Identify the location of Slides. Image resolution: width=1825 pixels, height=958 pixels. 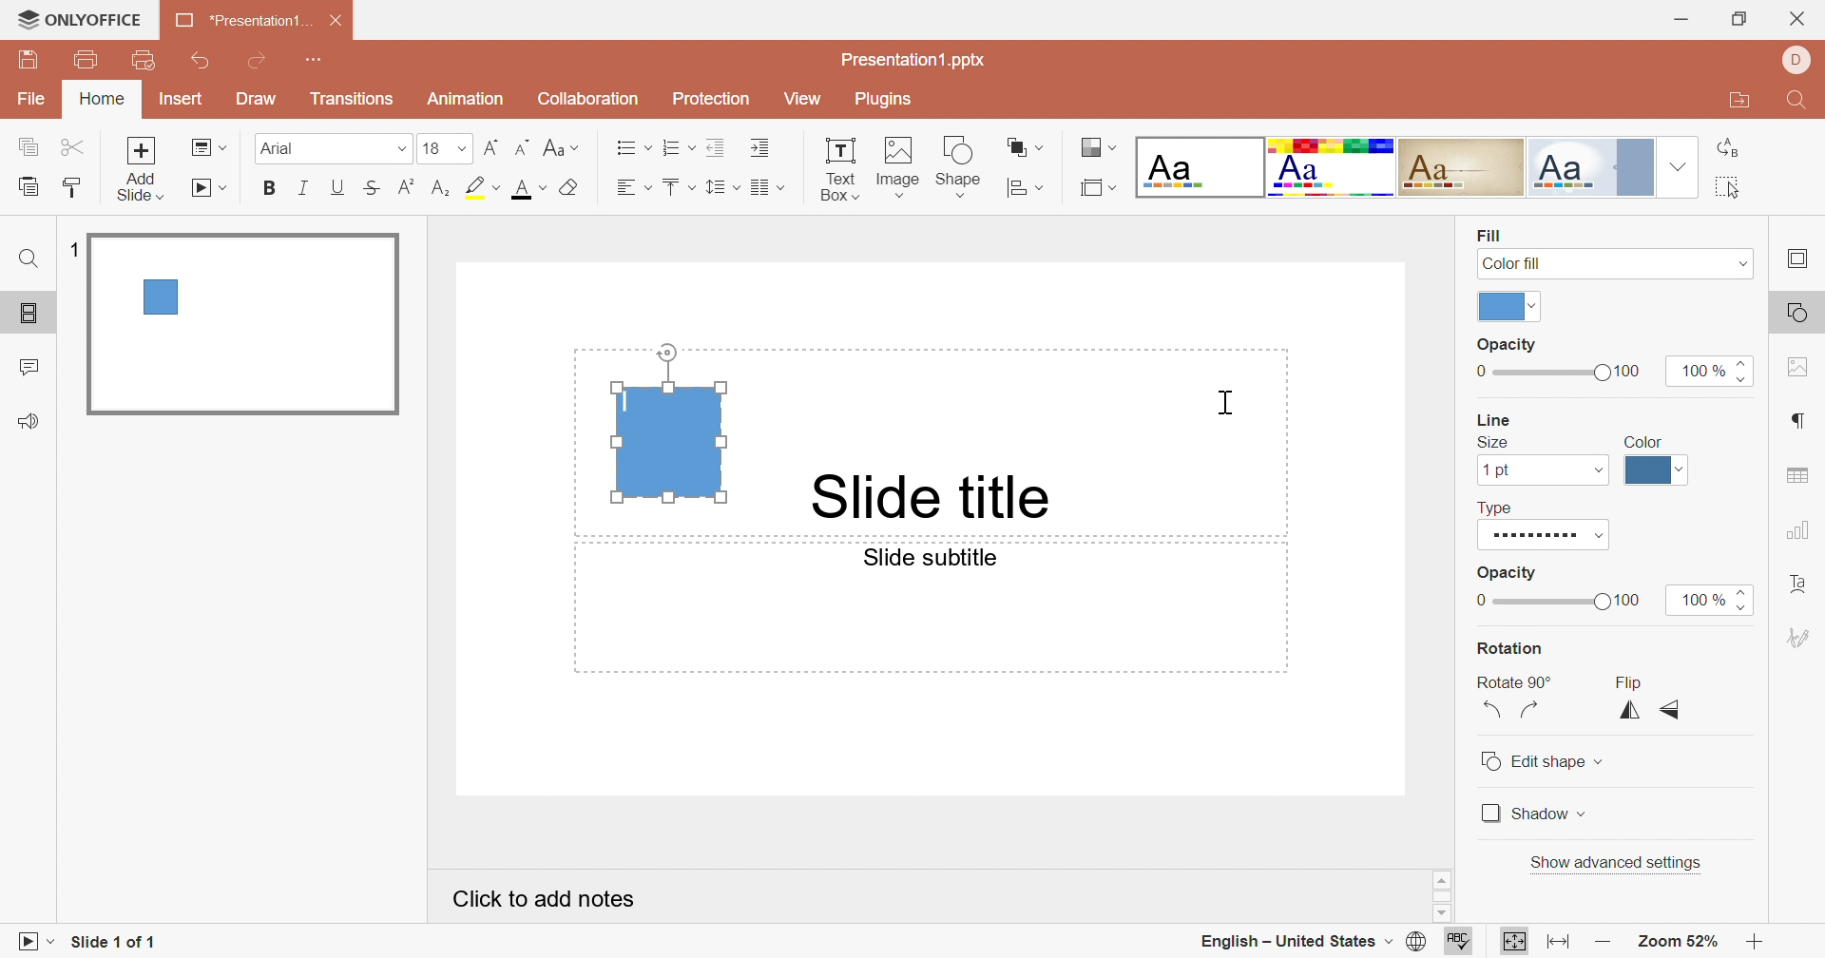
(32, 314).